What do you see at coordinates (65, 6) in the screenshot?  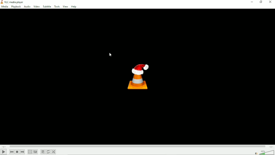 I see `View` at bounding box center [65, 6].